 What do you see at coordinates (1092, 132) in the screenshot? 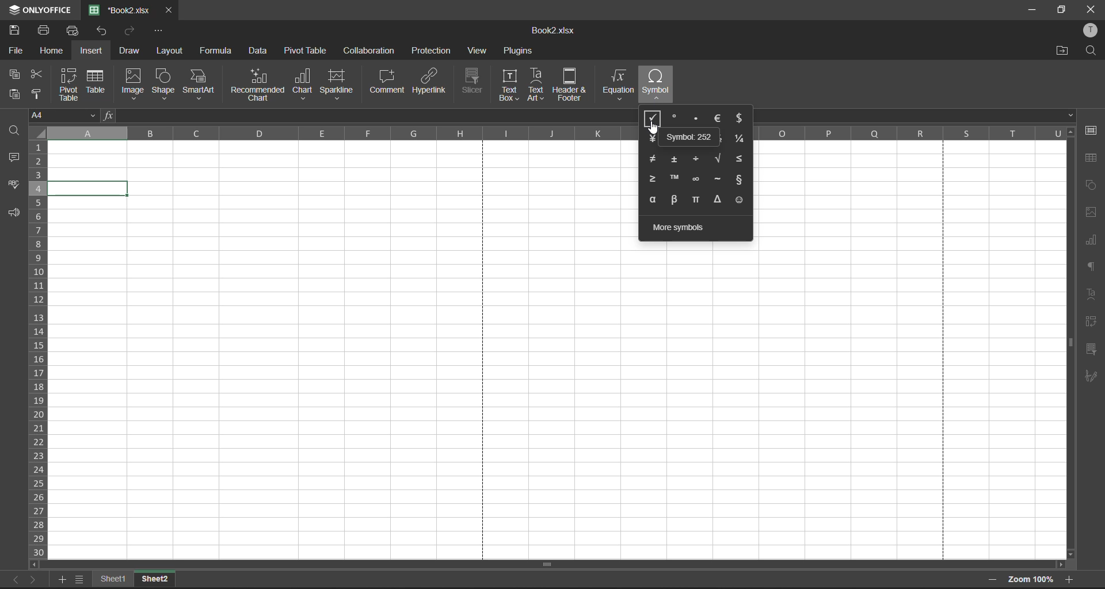
I see `cell settings` at bounding box center [1092, 132].